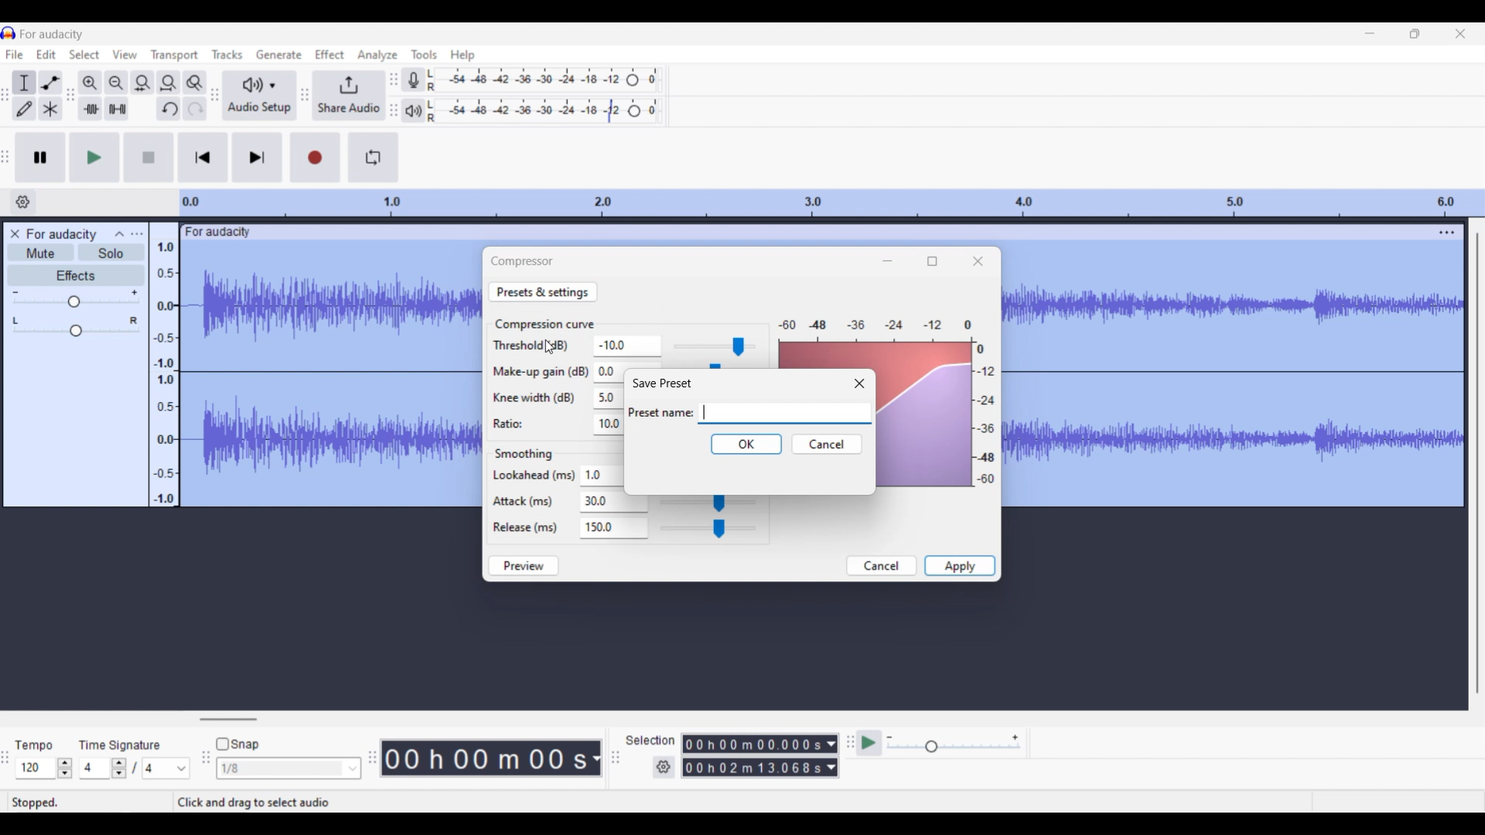  I want to click on 1/8, so click(289, 768).